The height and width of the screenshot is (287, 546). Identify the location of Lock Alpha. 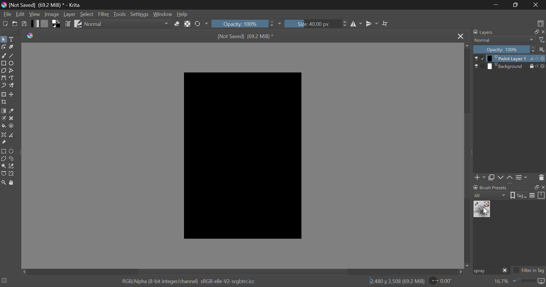
(188, 24).